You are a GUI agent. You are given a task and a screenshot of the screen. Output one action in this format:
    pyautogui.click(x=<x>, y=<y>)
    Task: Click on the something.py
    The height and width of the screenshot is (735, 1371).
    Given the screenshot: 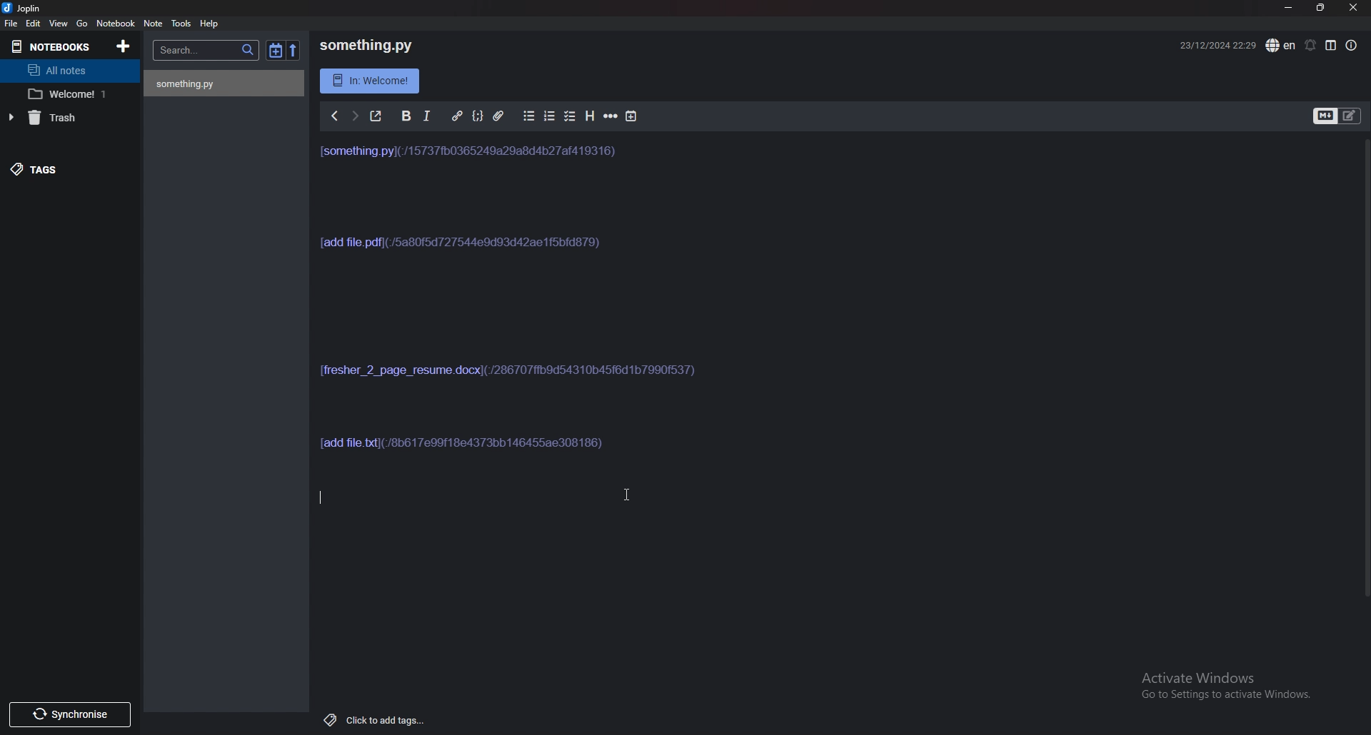 What is the action you would take?
    pyautogui.click(x=217, y=83)
    